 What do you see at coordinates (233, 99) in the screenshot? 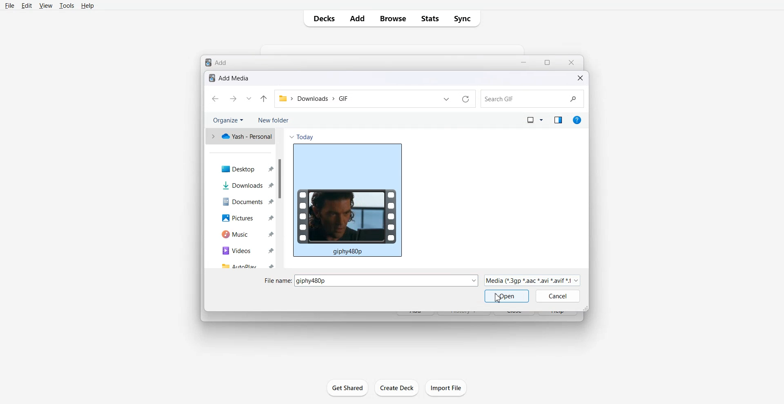
I see `Go forward` at bounding box center [233, 99].